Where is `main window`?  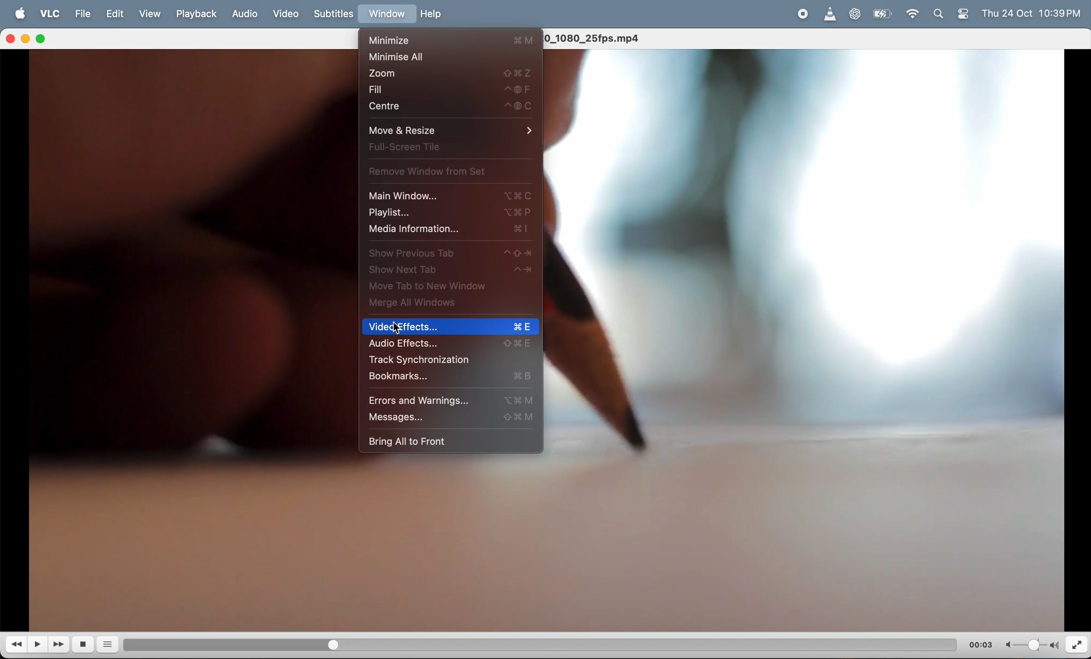
main window is located at coordinates (453, 197).